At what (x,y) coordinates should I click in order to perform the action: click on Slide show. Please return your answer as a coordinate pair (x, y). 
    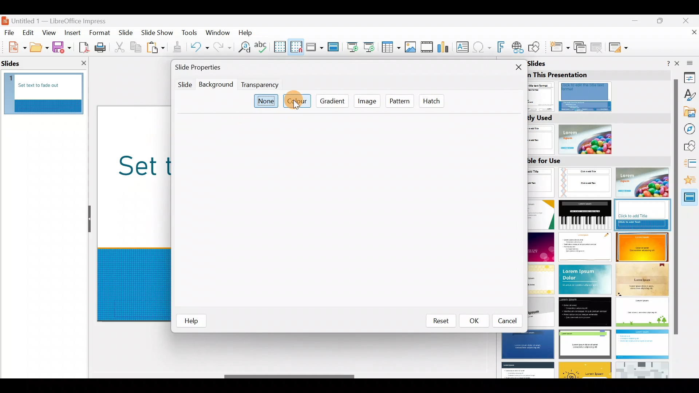
    Looking at the image, I should click on (159, 33).